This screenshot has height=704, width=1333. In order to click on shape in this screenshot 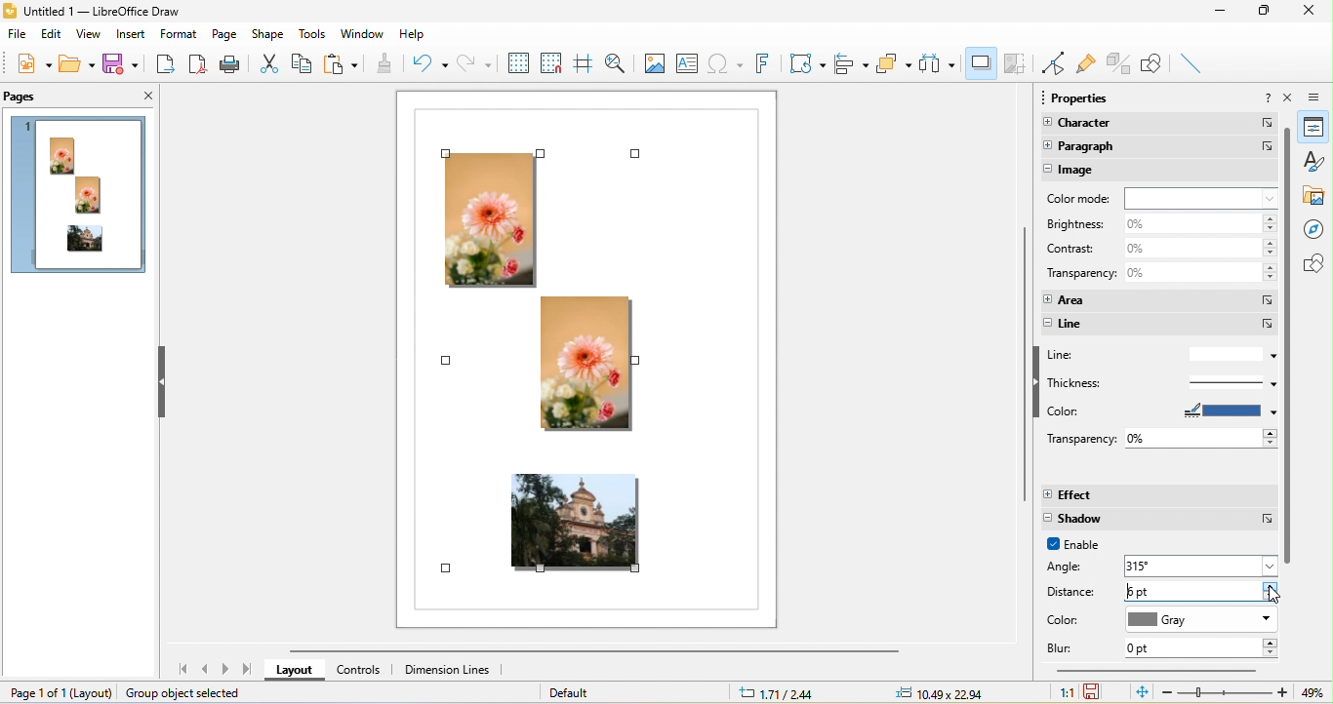, I will do `click(271, 33)`.